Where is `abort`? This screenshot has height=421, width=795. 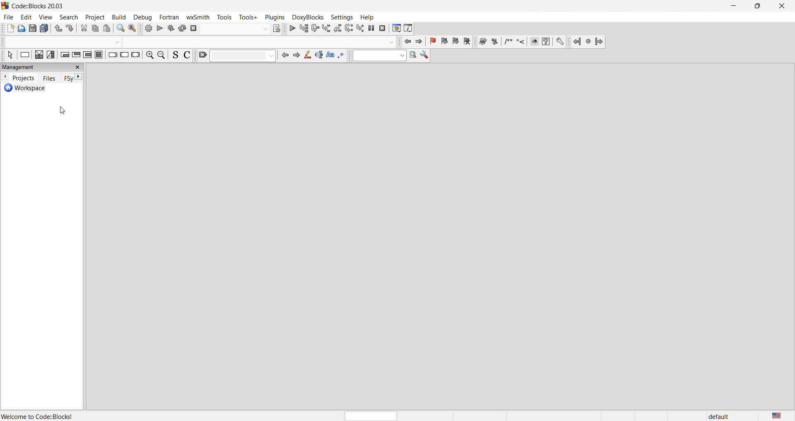 abort is located at coordinates (194, 29).